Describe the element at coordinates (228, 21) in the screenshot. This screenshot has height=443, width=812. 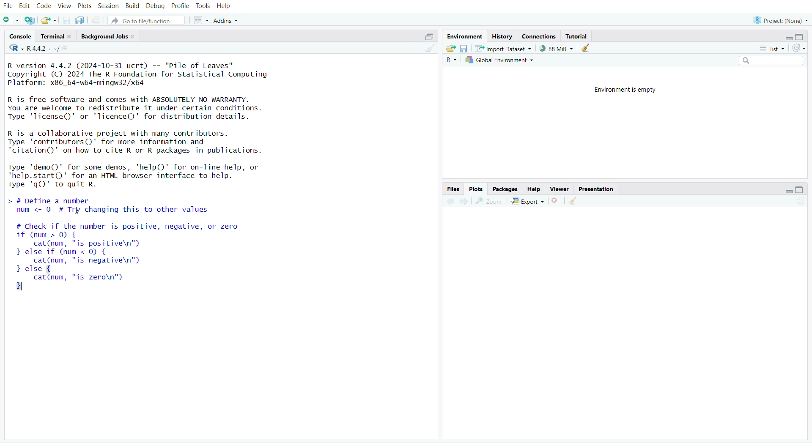
I see `addins` at that location.